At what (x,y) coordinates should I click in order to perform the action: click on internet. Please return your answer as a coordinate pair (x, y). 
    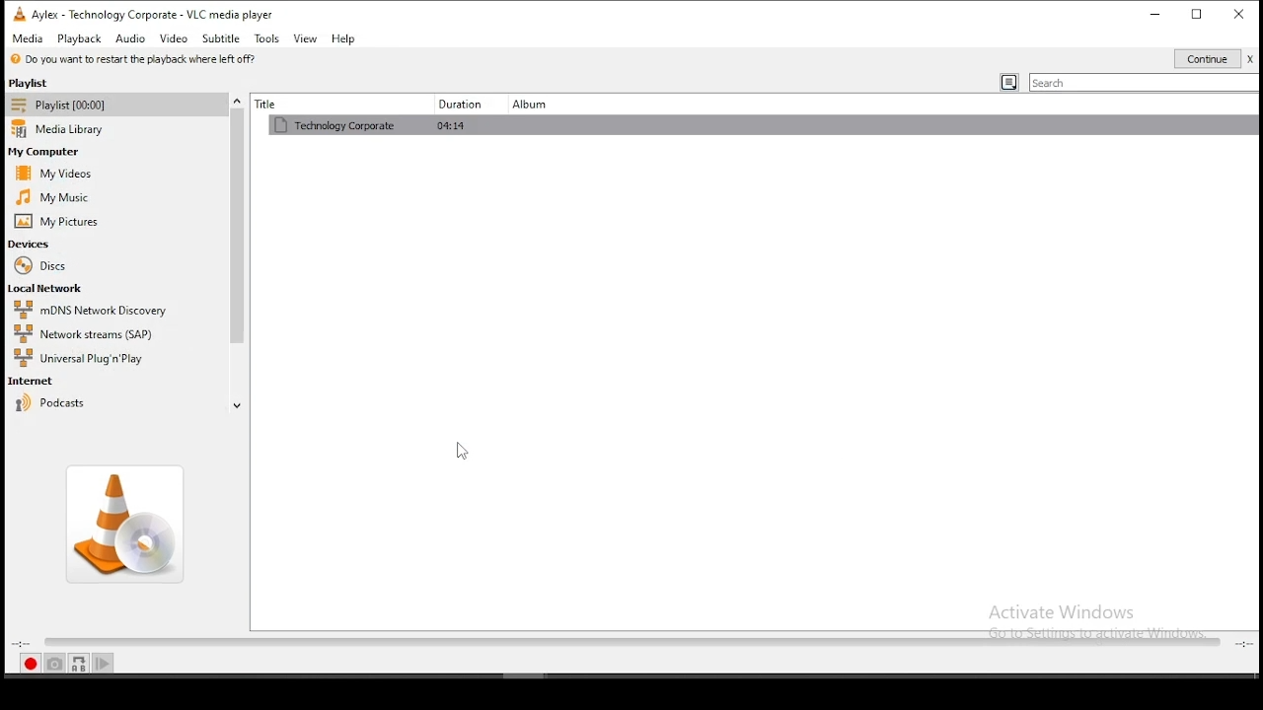
    Looking at the image, I should click on (35, 379).